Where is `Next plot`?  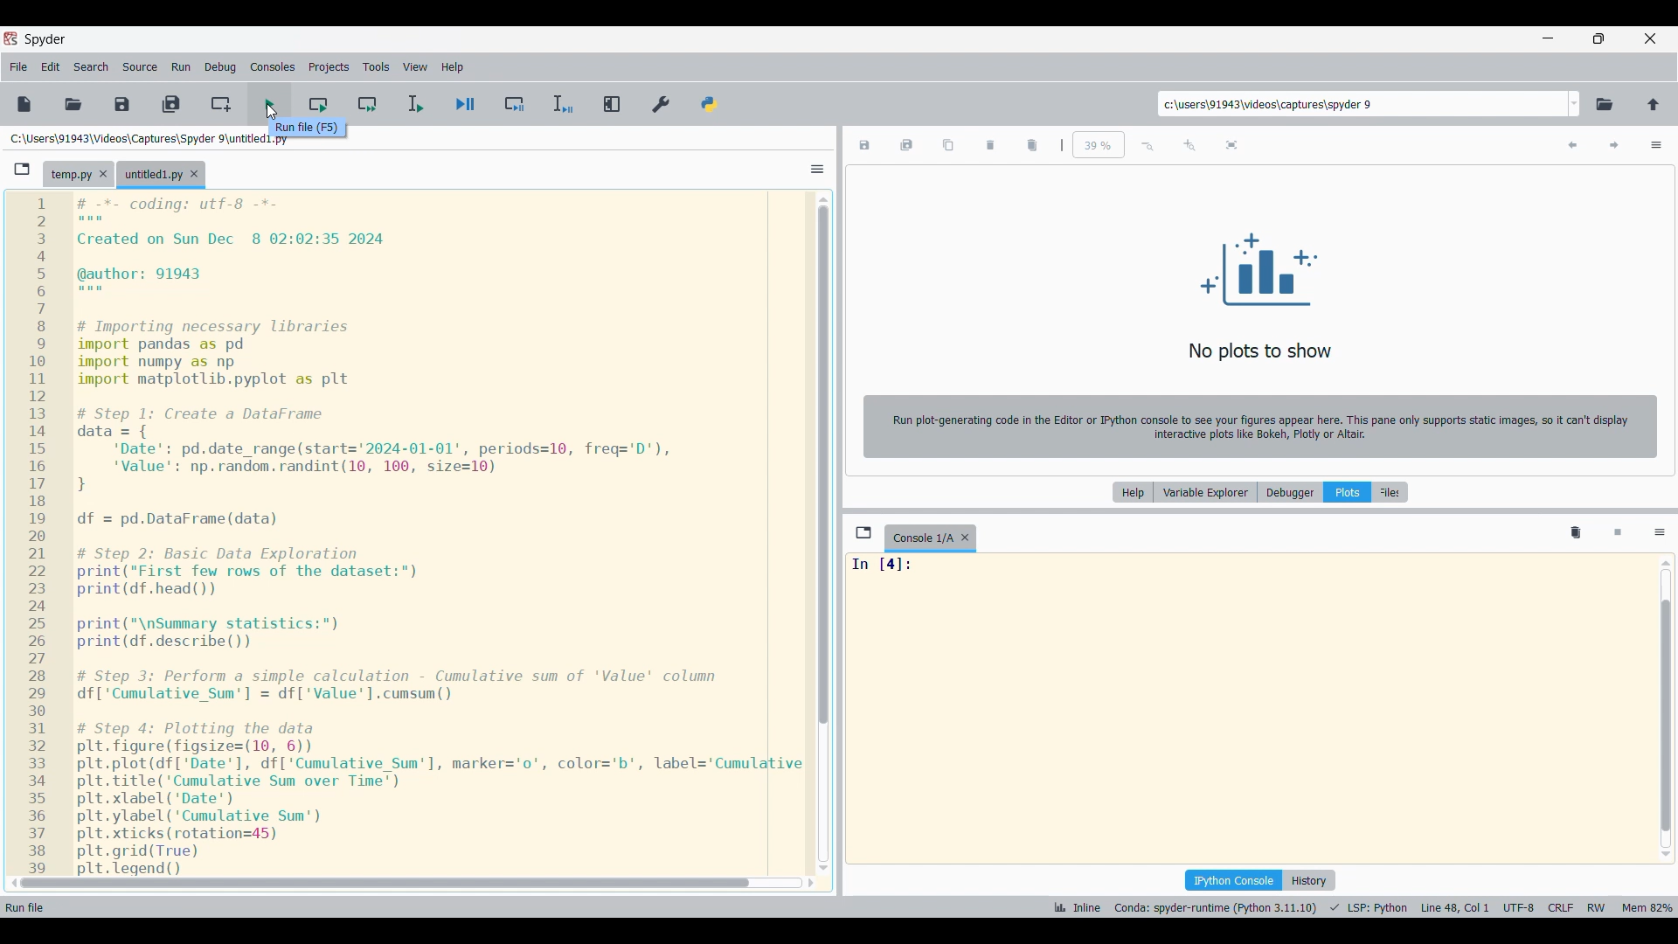 Next plot is located at coordinates (1614, 145).